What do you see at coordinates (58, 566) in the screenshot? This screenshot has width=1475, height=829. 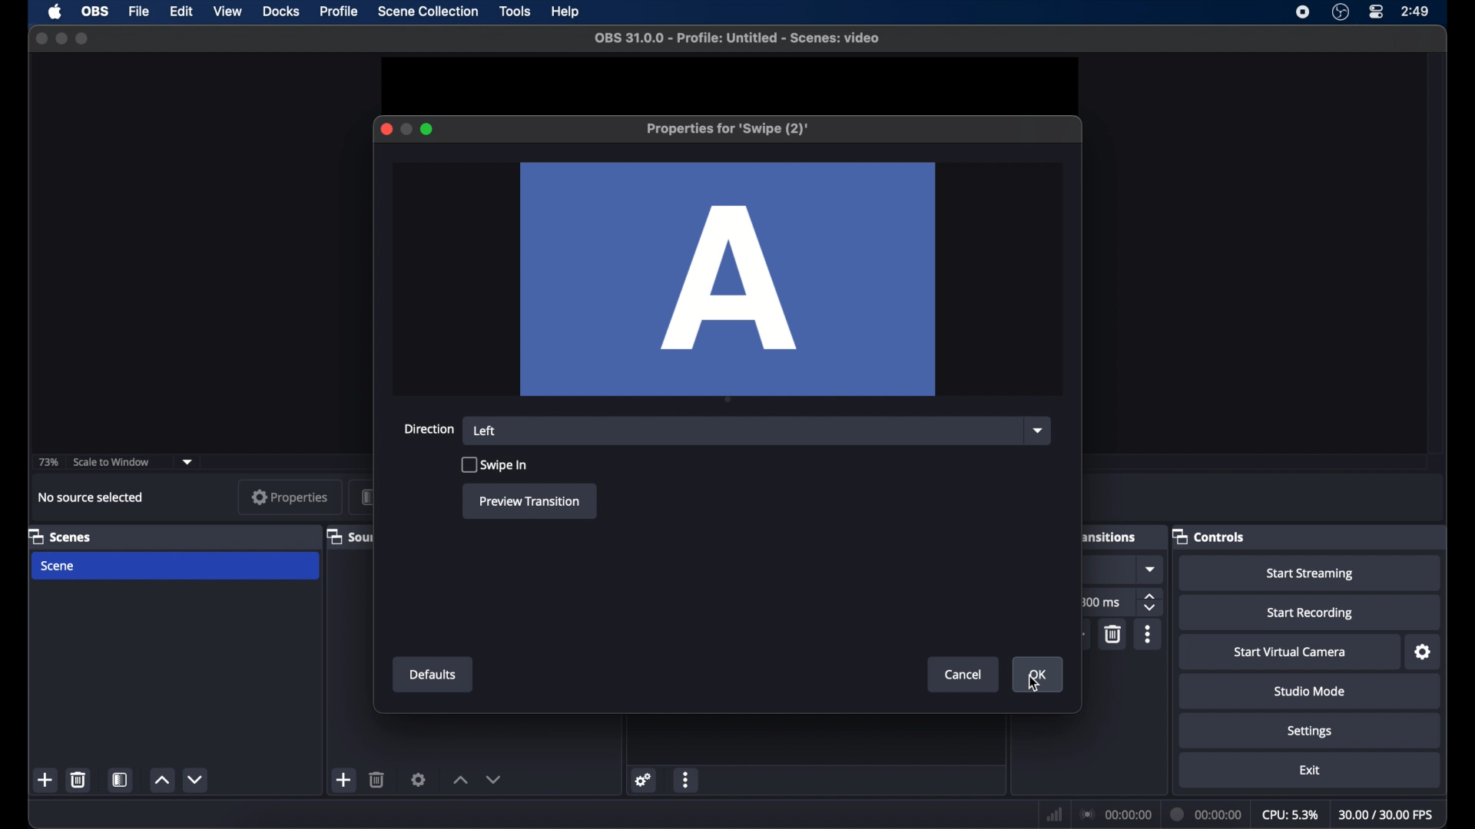 I see `scene` at bounding box center [58, 566].